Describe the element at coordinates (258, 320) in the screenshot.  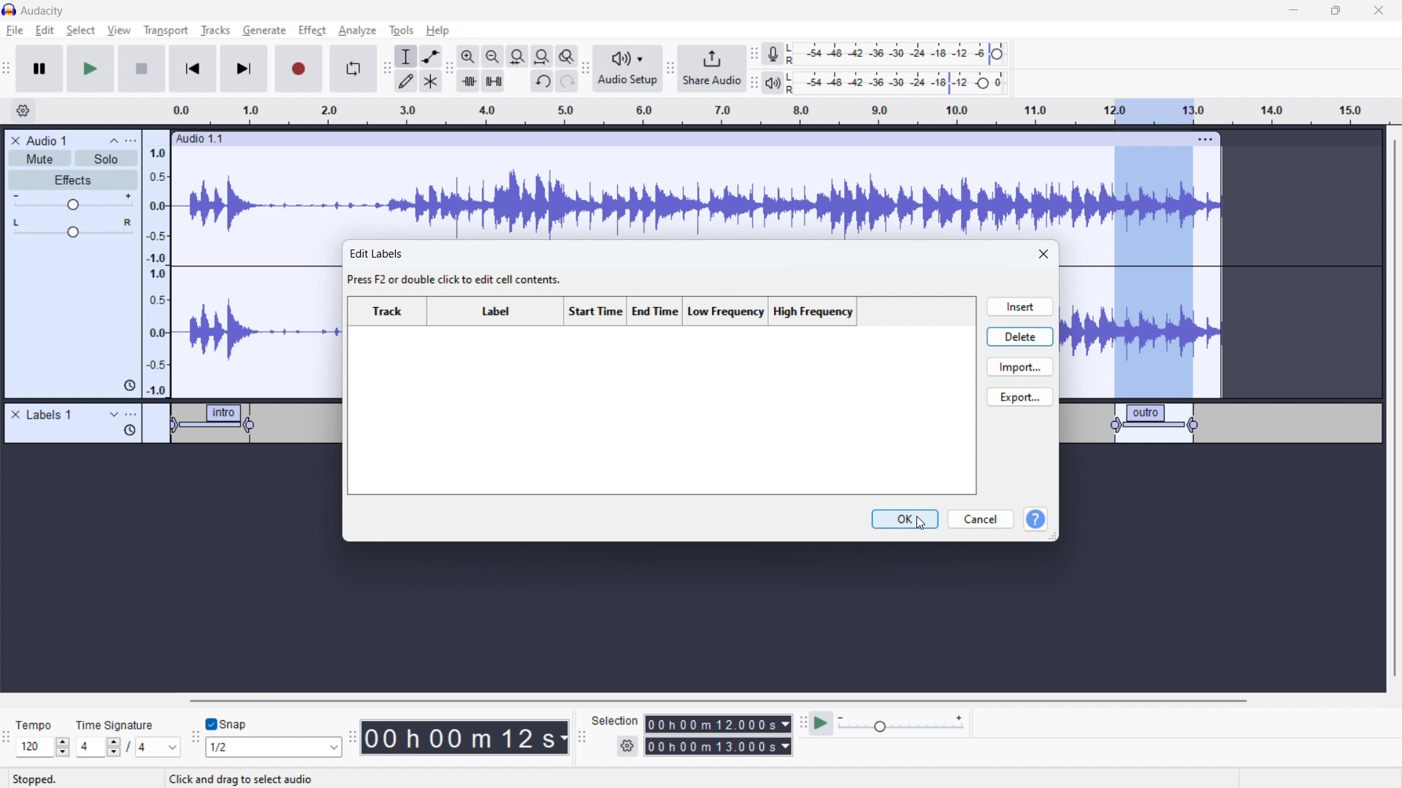
I see `audio wave` at that location.